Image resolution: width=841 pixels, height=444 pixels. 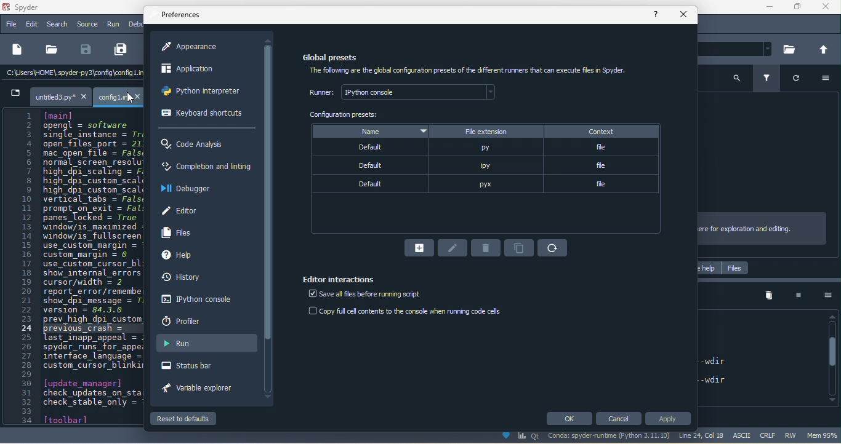 What do you see at coordinates (477, 70) in the screenshot?
I see `global preset text` at bounding box center [477, 70].